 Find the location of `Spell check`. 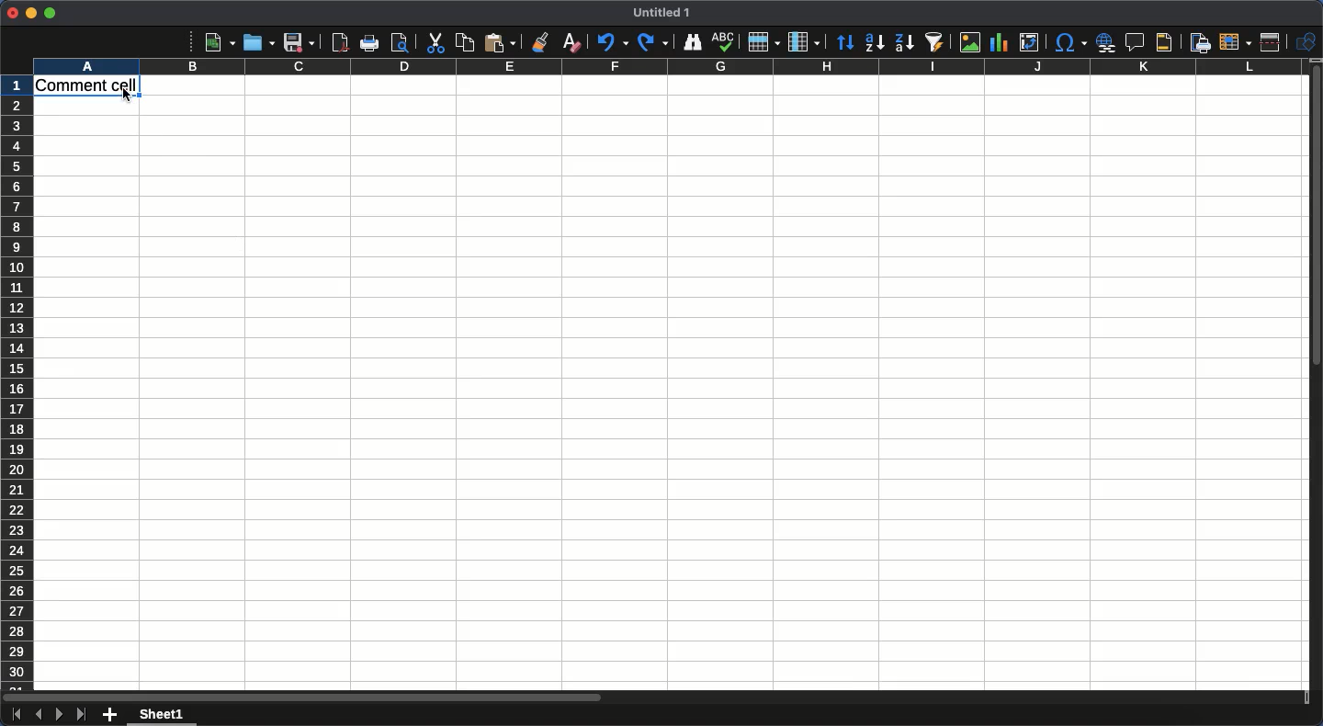

Spell check is located at coordinates (724, 42).